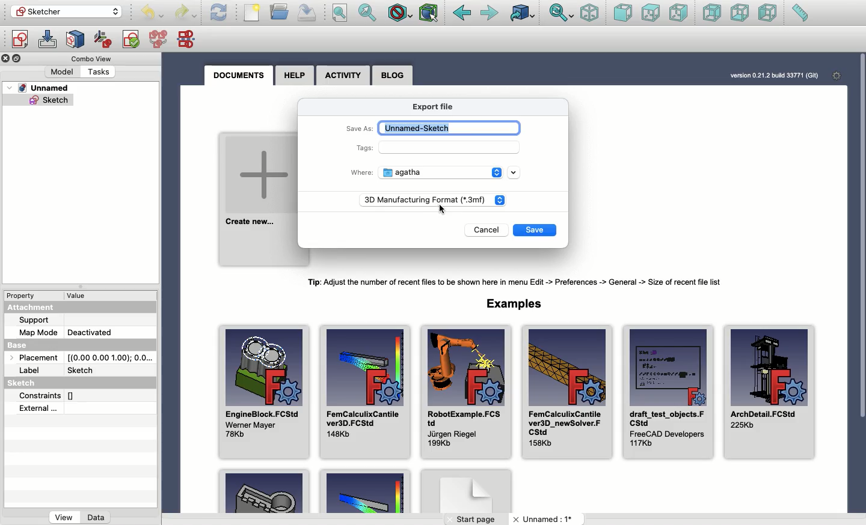  Describe the element at coordinates (266, 492) in the screenshot. I see `Example 1` at that location.